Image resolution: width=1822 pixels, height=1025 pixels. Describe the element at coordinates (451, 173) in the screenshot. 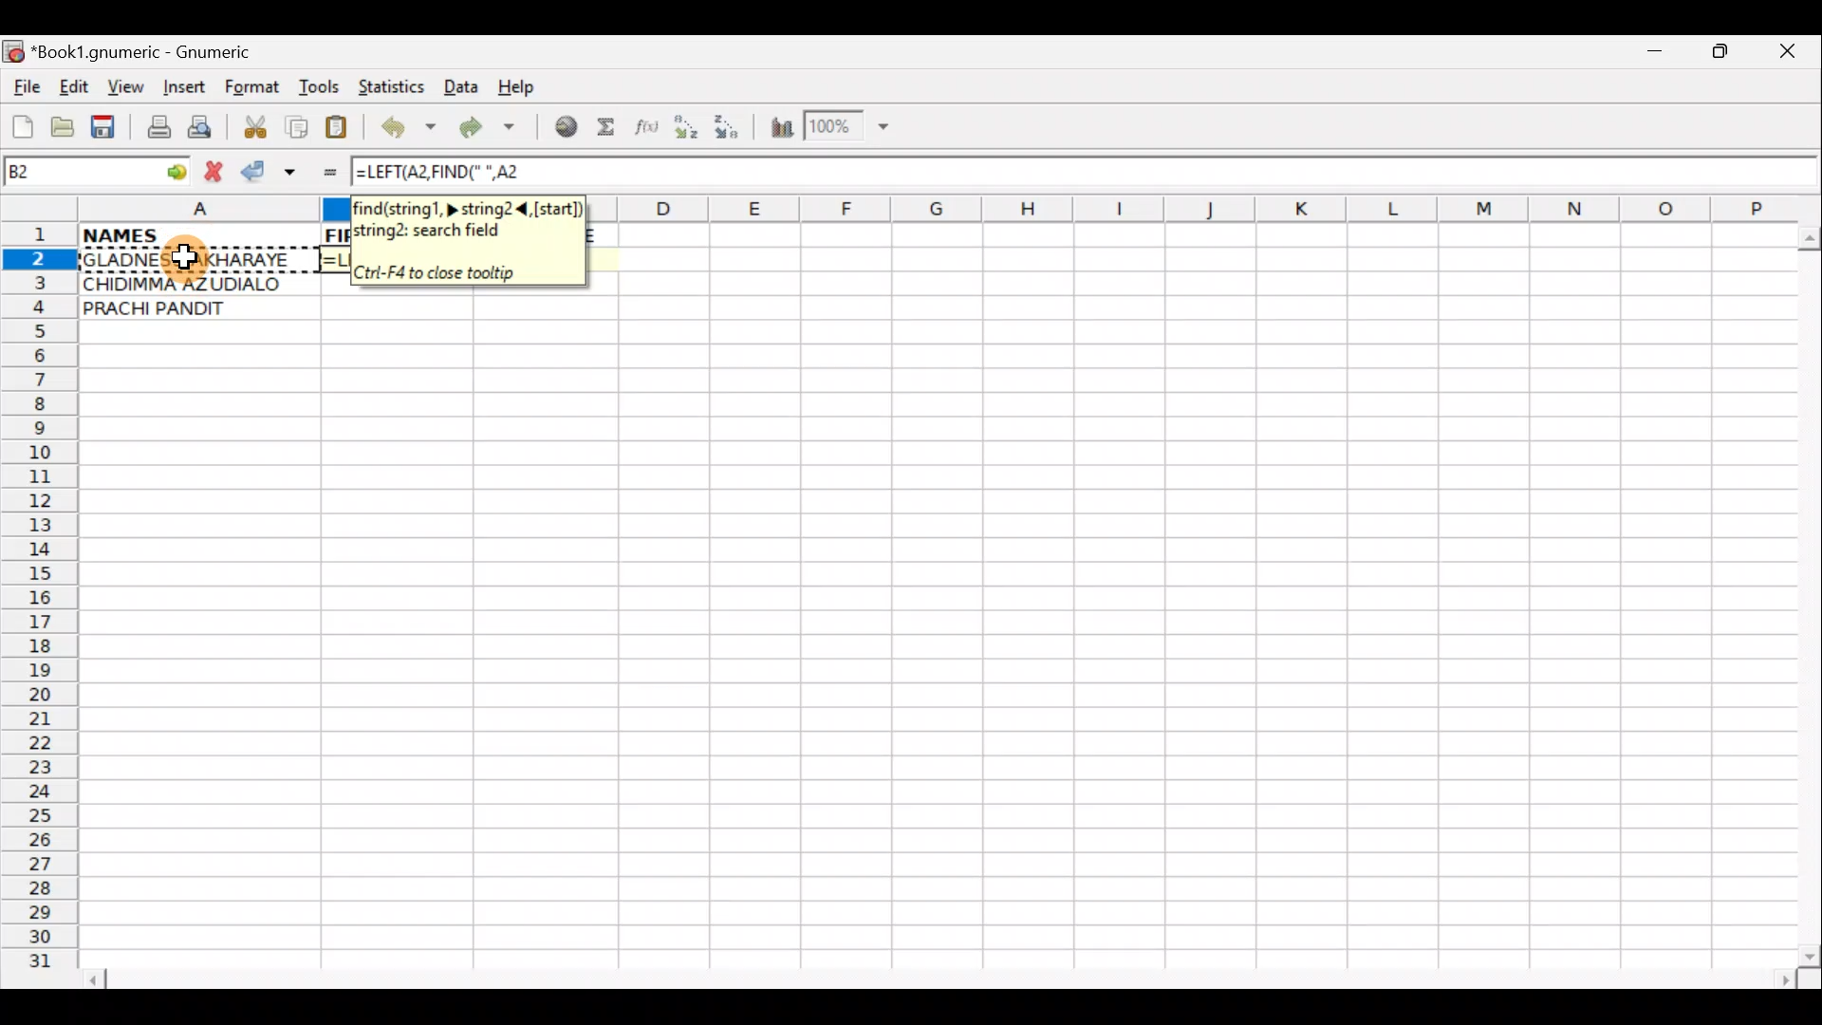

I see `=LEFT(A2,FIND(" ",A2` at that location.